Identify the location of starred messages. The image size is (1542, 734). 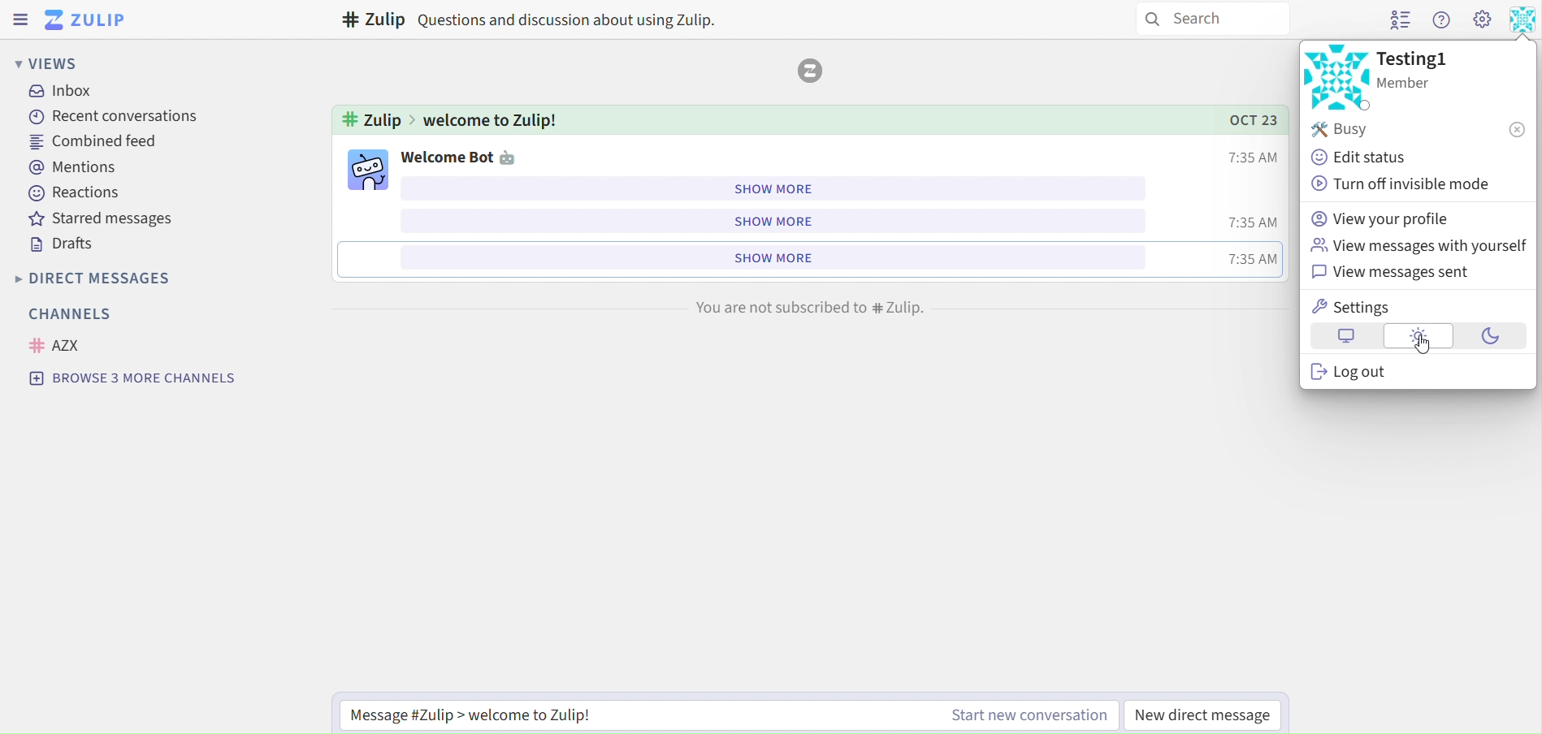
(105, 220).